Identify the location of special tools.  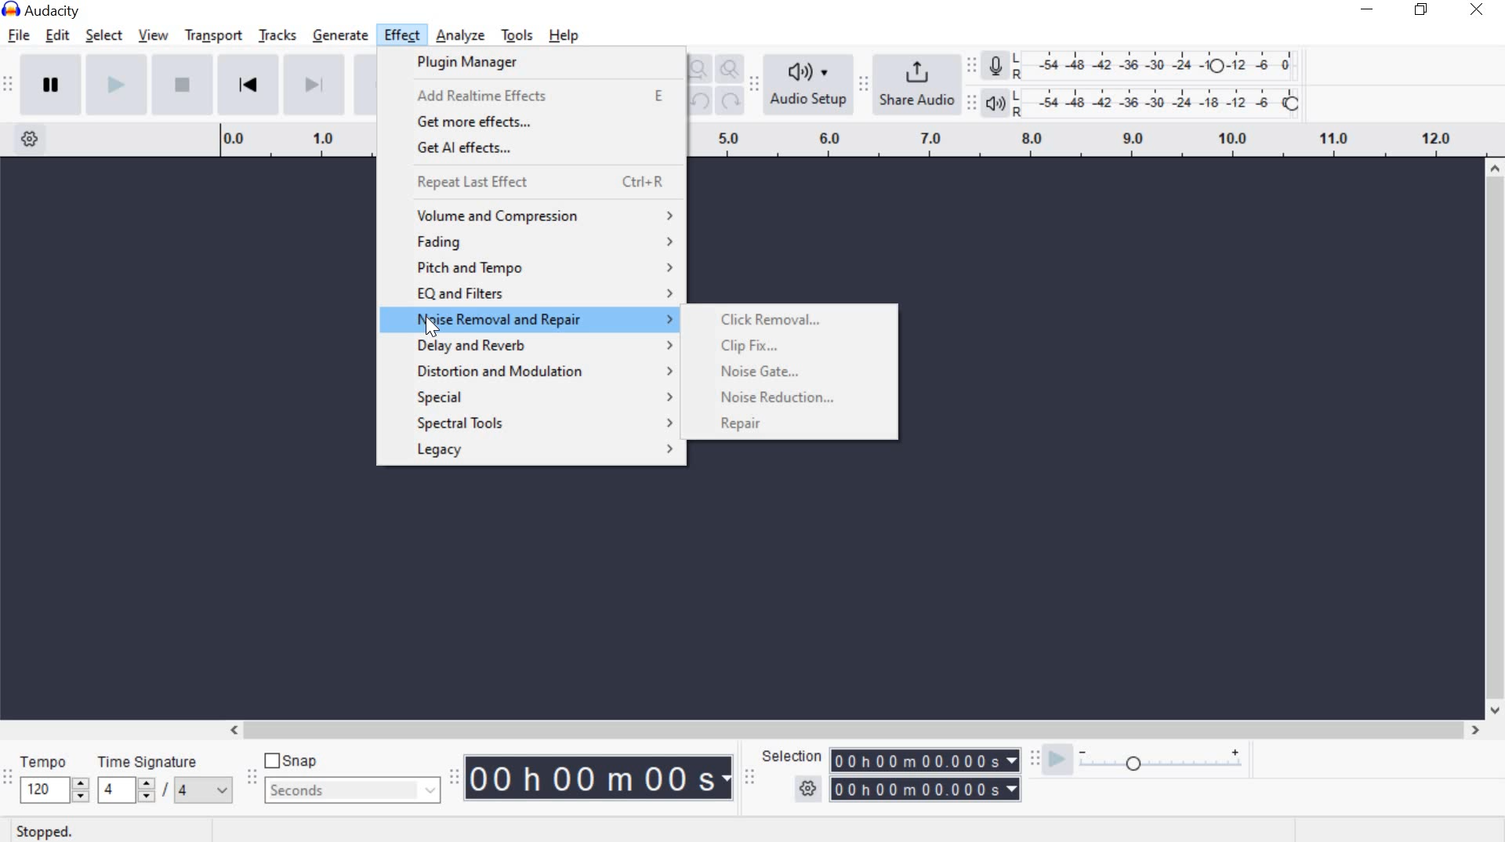
(545, 424).